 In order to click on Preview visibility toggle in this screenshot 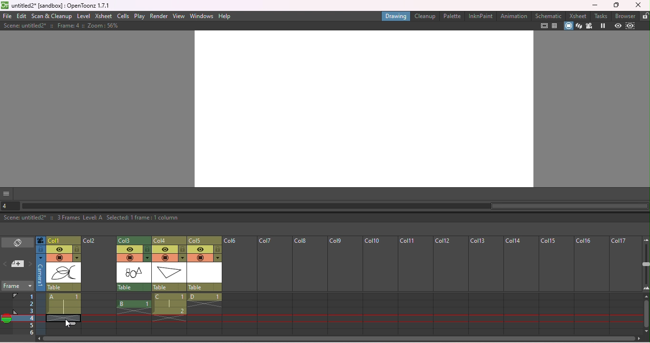, I will do `click(200, 249)`.